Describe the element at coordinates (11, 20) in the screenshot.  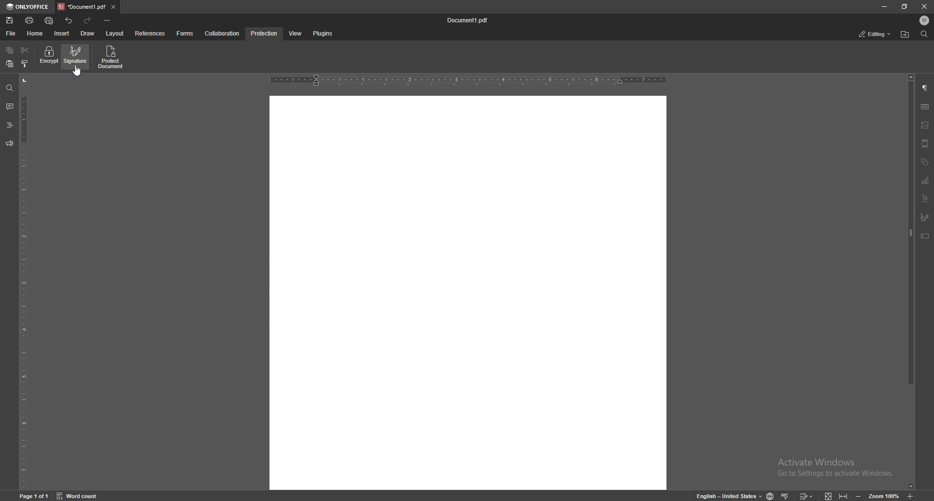
I see `save` at that location.